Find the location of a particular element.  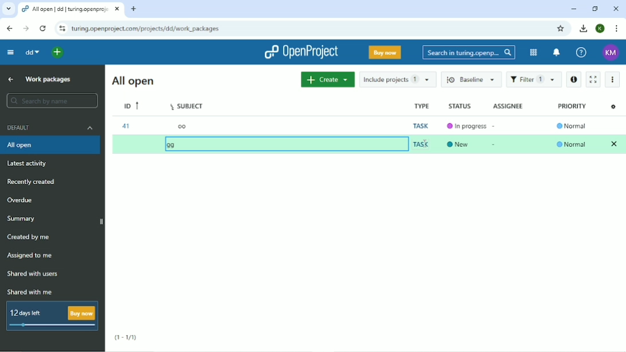

Subject is located at coordinates (187, 107).